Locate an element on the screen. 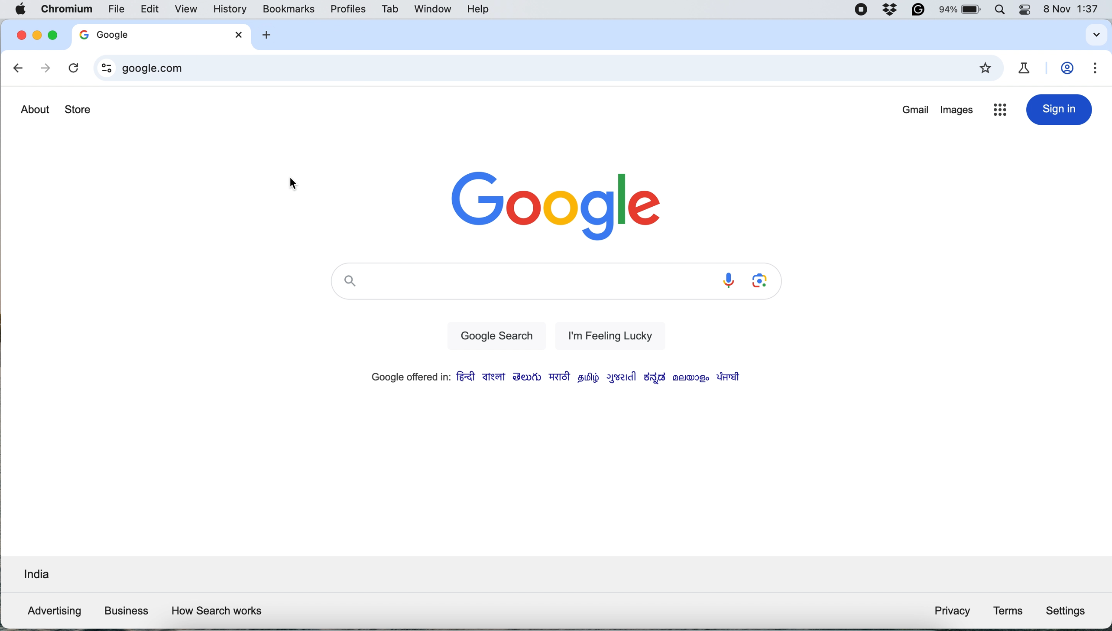 The image size is (1112, 631). sign in is located at coordinates (1059, 110).